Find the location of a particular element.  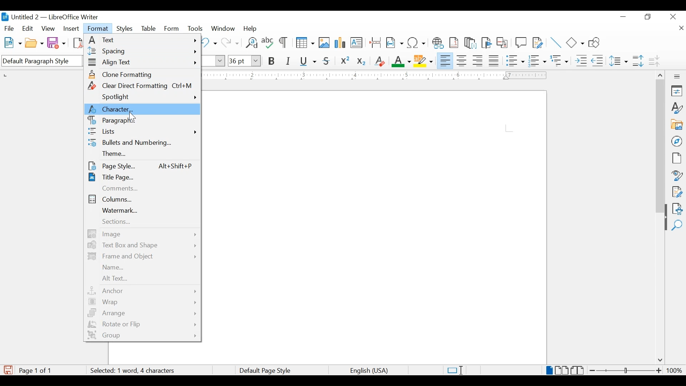

multi page view is located at coordinates (562, 370).